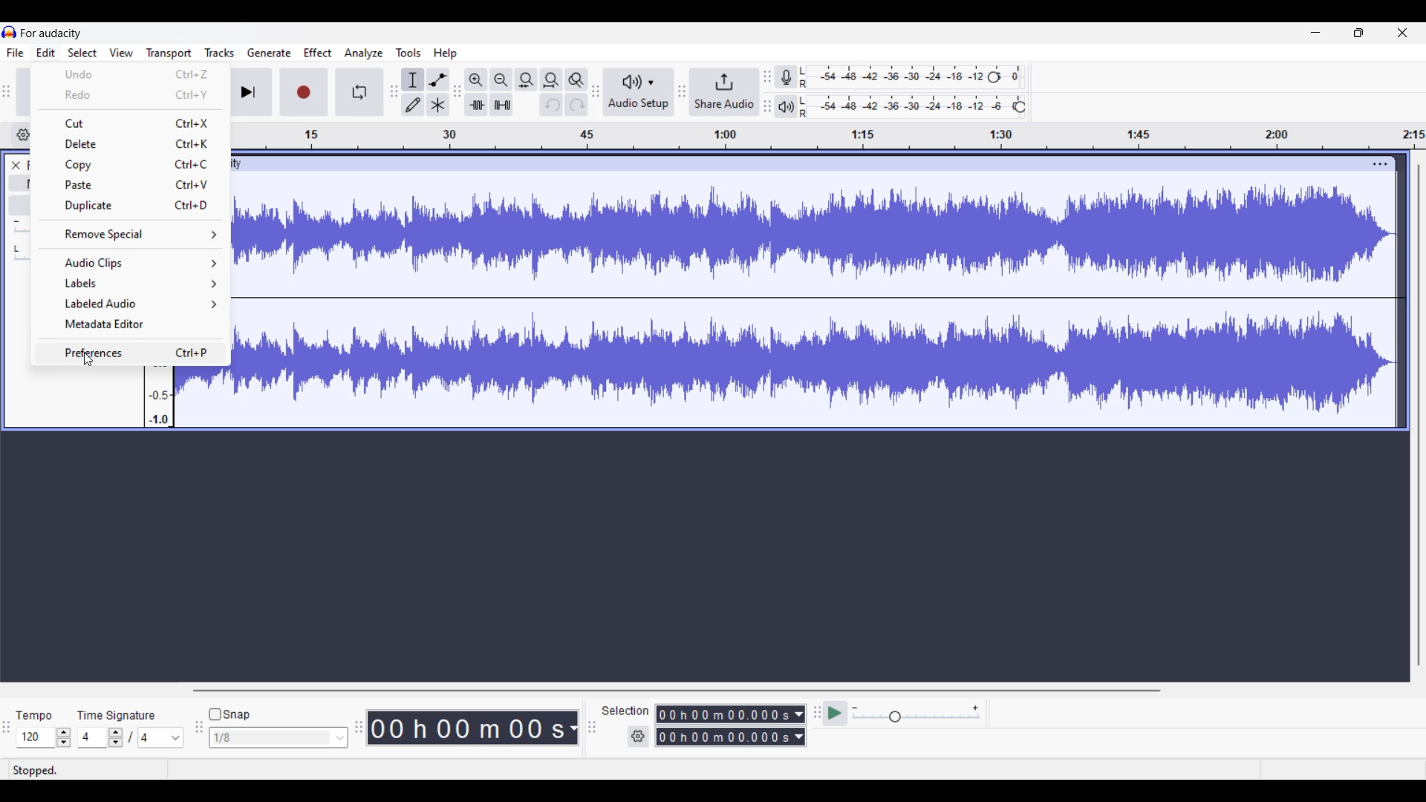 This screenshot has width=1426, height=802. Describe the element at coordinates (1402, 33) in the screenshot. I see `Close interface` at that location.